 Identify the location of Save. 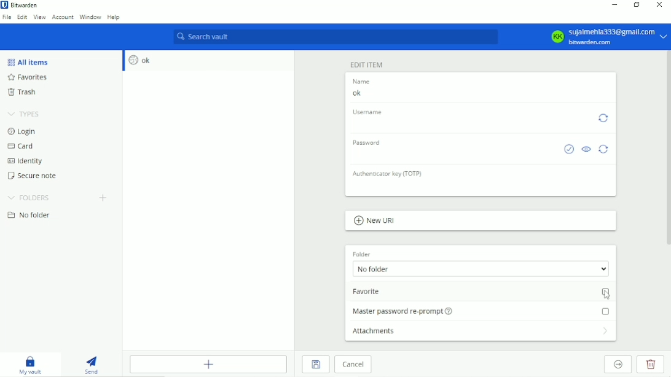
(316, 365).